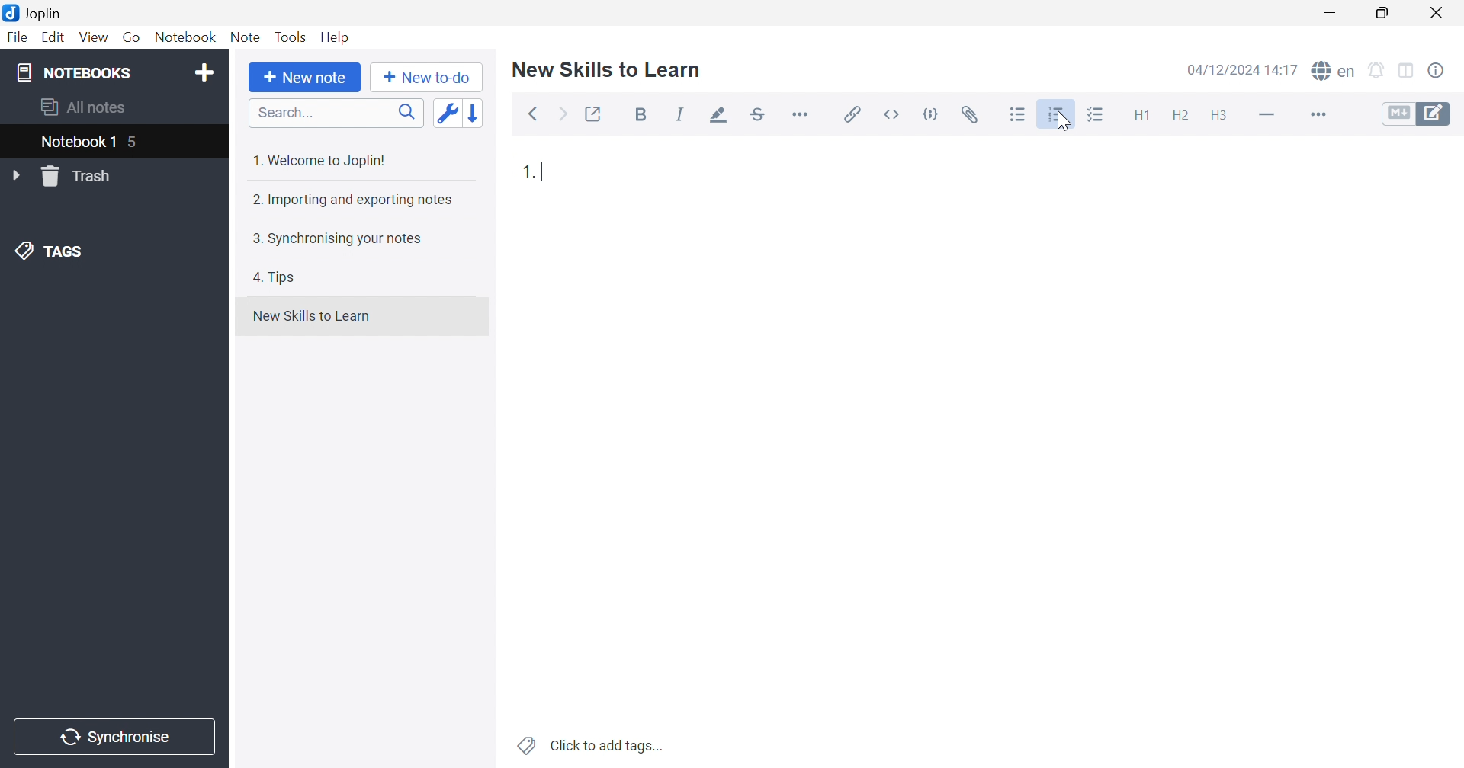 The height and width of the screenshot is (768, 1464). I want to click on Inline code, so click(894, 114).